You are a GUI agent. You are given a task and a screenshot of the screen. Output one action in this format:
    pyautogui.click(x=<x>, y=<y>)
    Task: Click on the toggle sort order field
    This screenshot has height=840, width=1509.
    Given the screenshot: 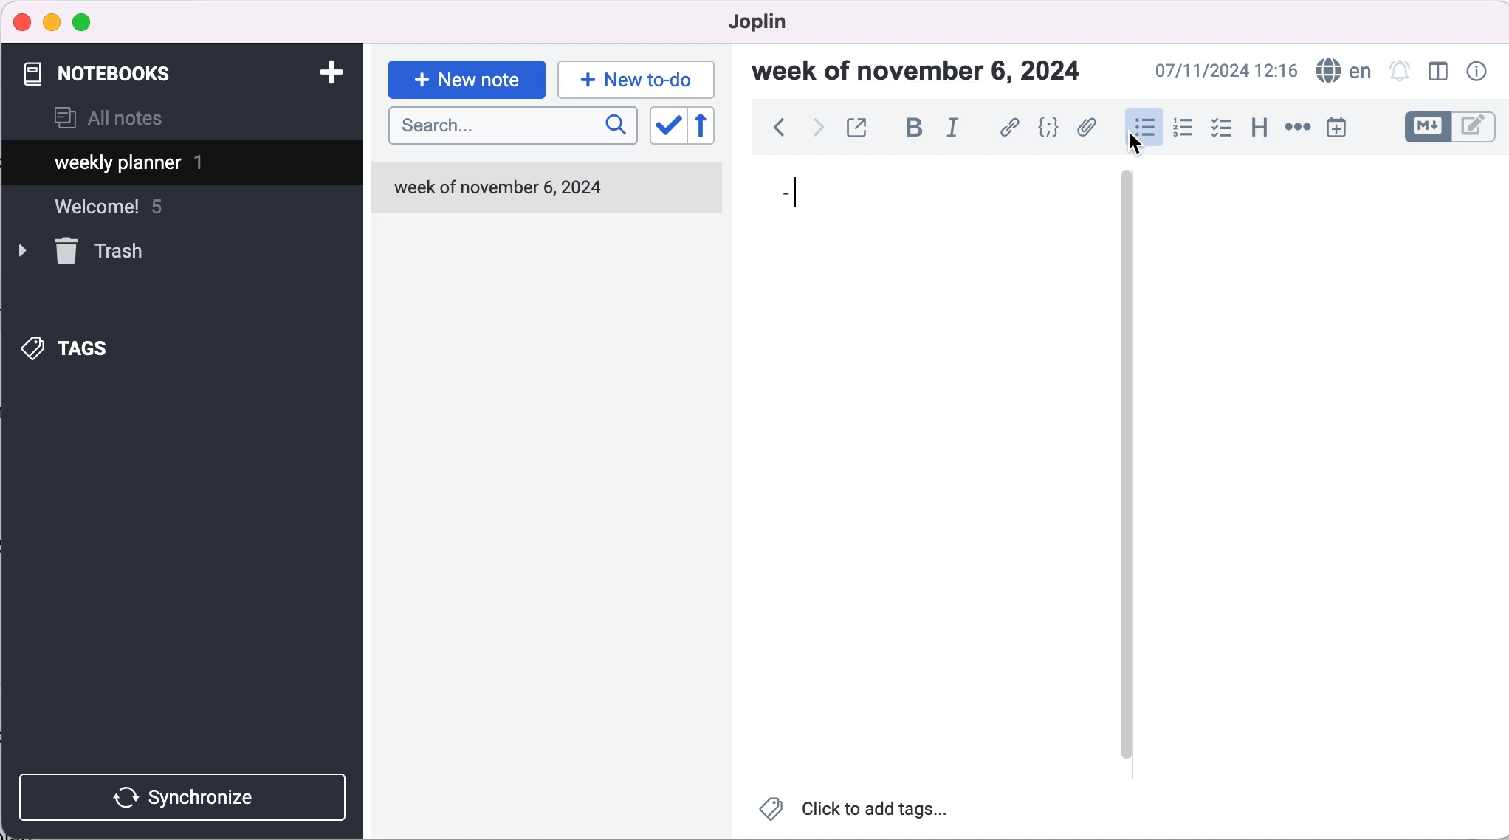 What is the action you would take?
    pyautogui.click(x=666, y=130)
    